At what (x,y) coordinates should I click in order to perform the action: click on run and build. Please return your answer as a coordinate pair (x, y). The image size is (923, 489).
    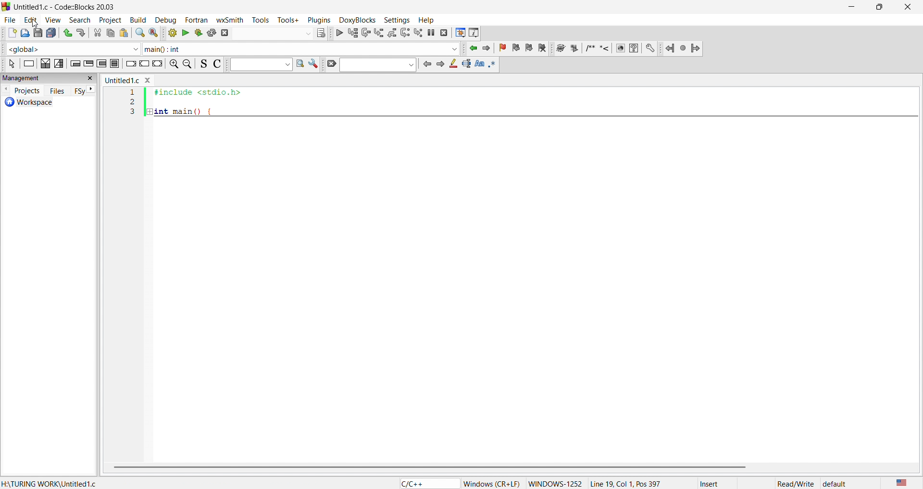
    Looking at the image, I should click on (198, 33).